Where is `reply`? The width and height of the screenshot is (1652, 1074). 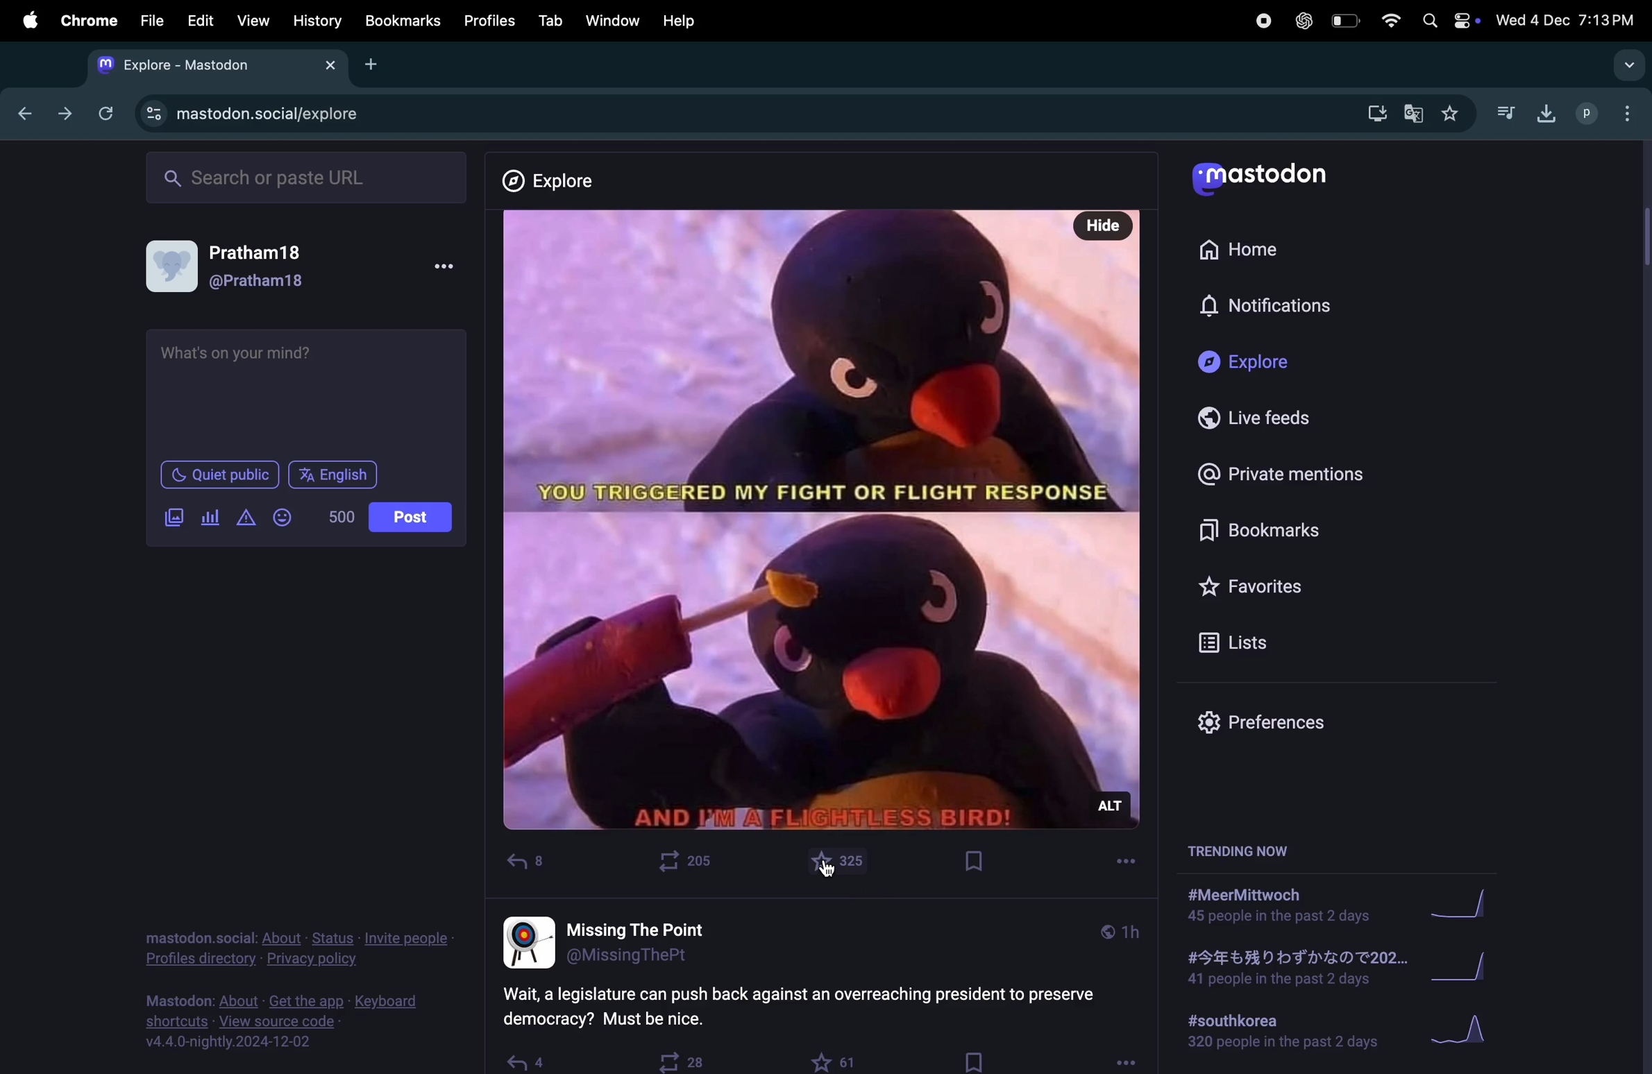
reply is located at coordinates (527, 1060).